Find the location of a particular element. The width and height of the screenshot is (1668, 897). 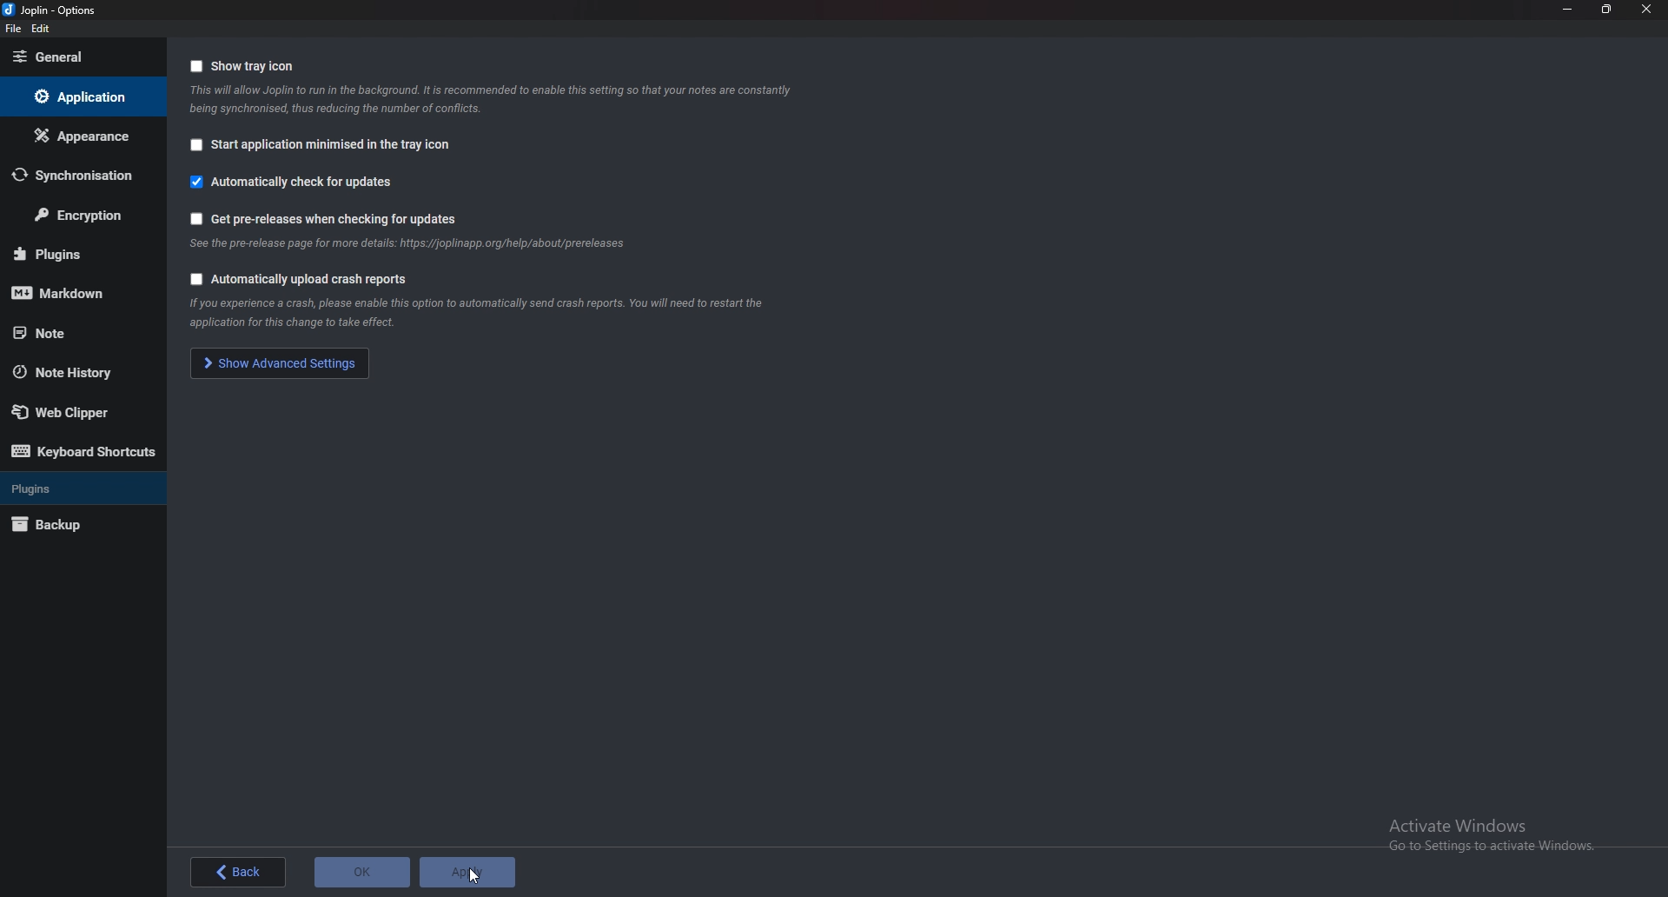

ok is located at coordinates (361, 872).